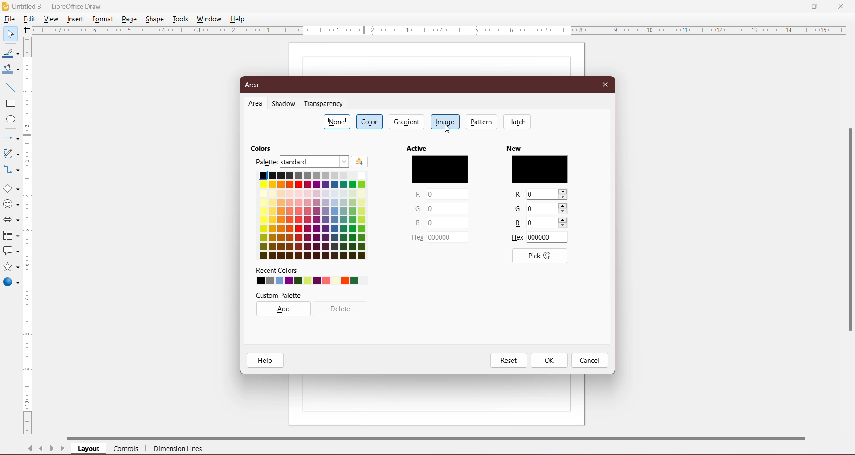 The image size is (855, 455). What do you see at coordinates (848, 230) in the screenshot?
I see `Vertical Scroll Bar` at bounding box center [848, 230].